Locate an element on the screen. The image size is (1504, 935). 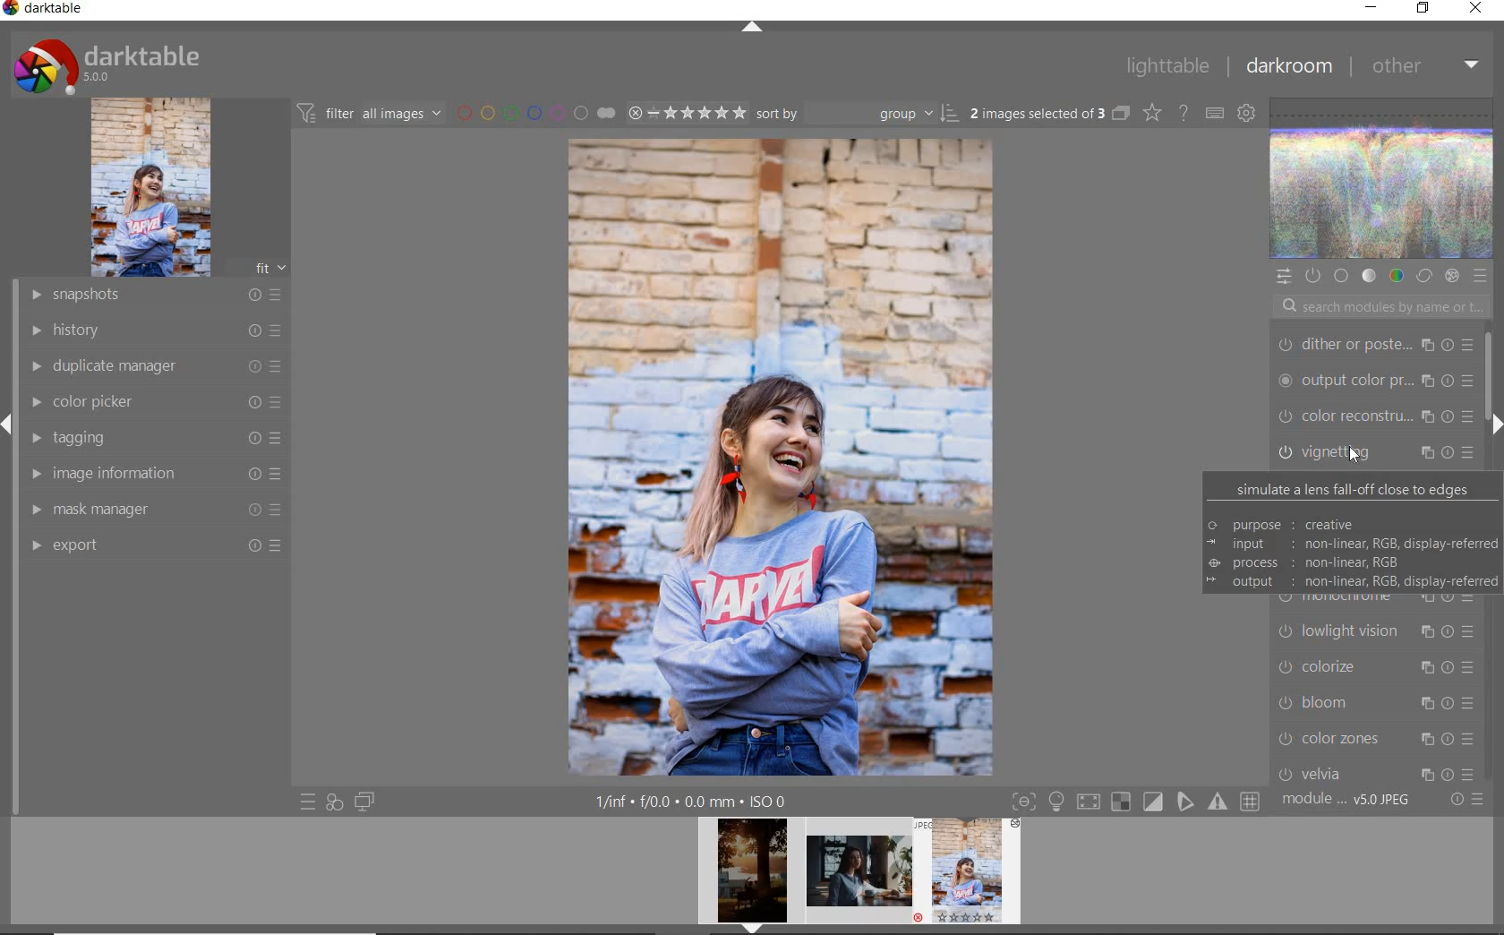
chromatic is located at coordinates (1375, 734).